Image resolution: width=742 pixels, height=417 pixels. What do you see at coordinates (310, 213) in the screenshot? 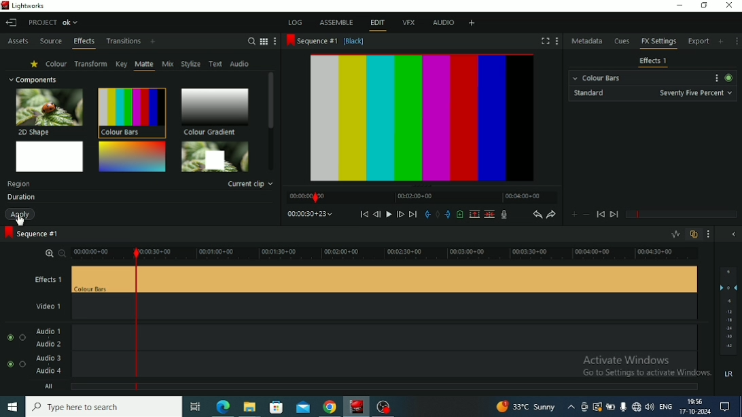
I see `Time` at bounding box center [310, 213].